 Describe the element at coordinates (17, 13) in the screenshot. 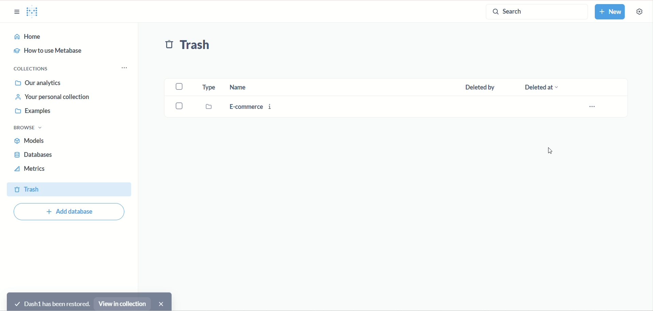

I see `sidebar` at that location.